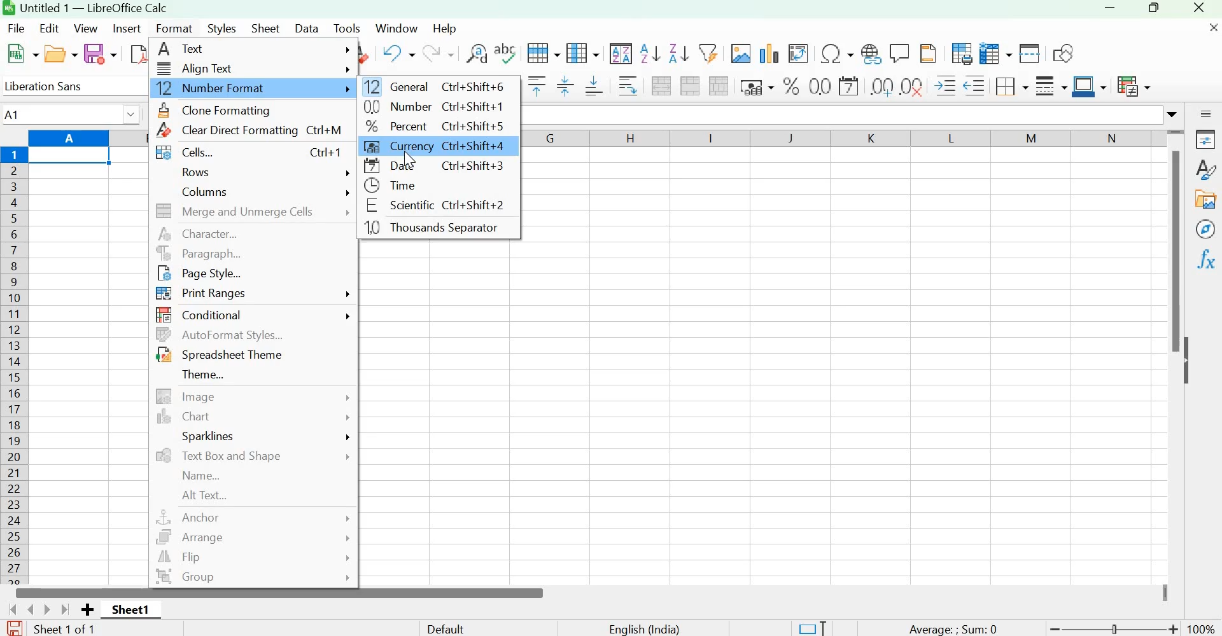  What do you see at coordinates (848, 85) in the screenshot?
I see `Format as date` at bounding box center [848, 85].